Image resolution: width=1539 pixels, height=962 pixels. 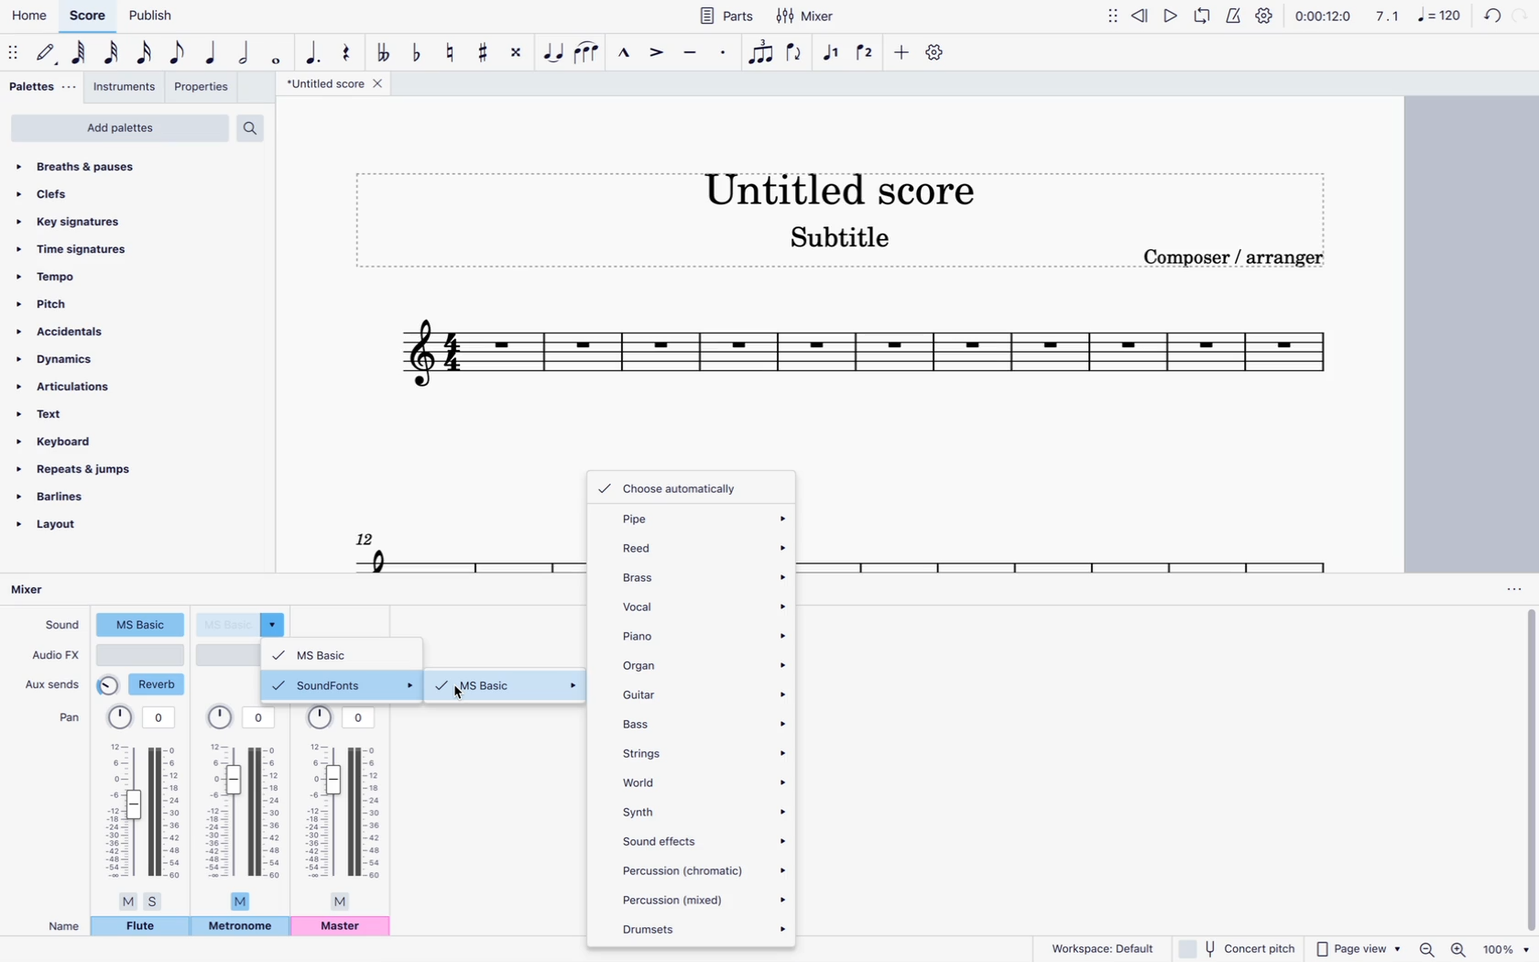 I want to click on zoom in, so click(x=1458, y=948).